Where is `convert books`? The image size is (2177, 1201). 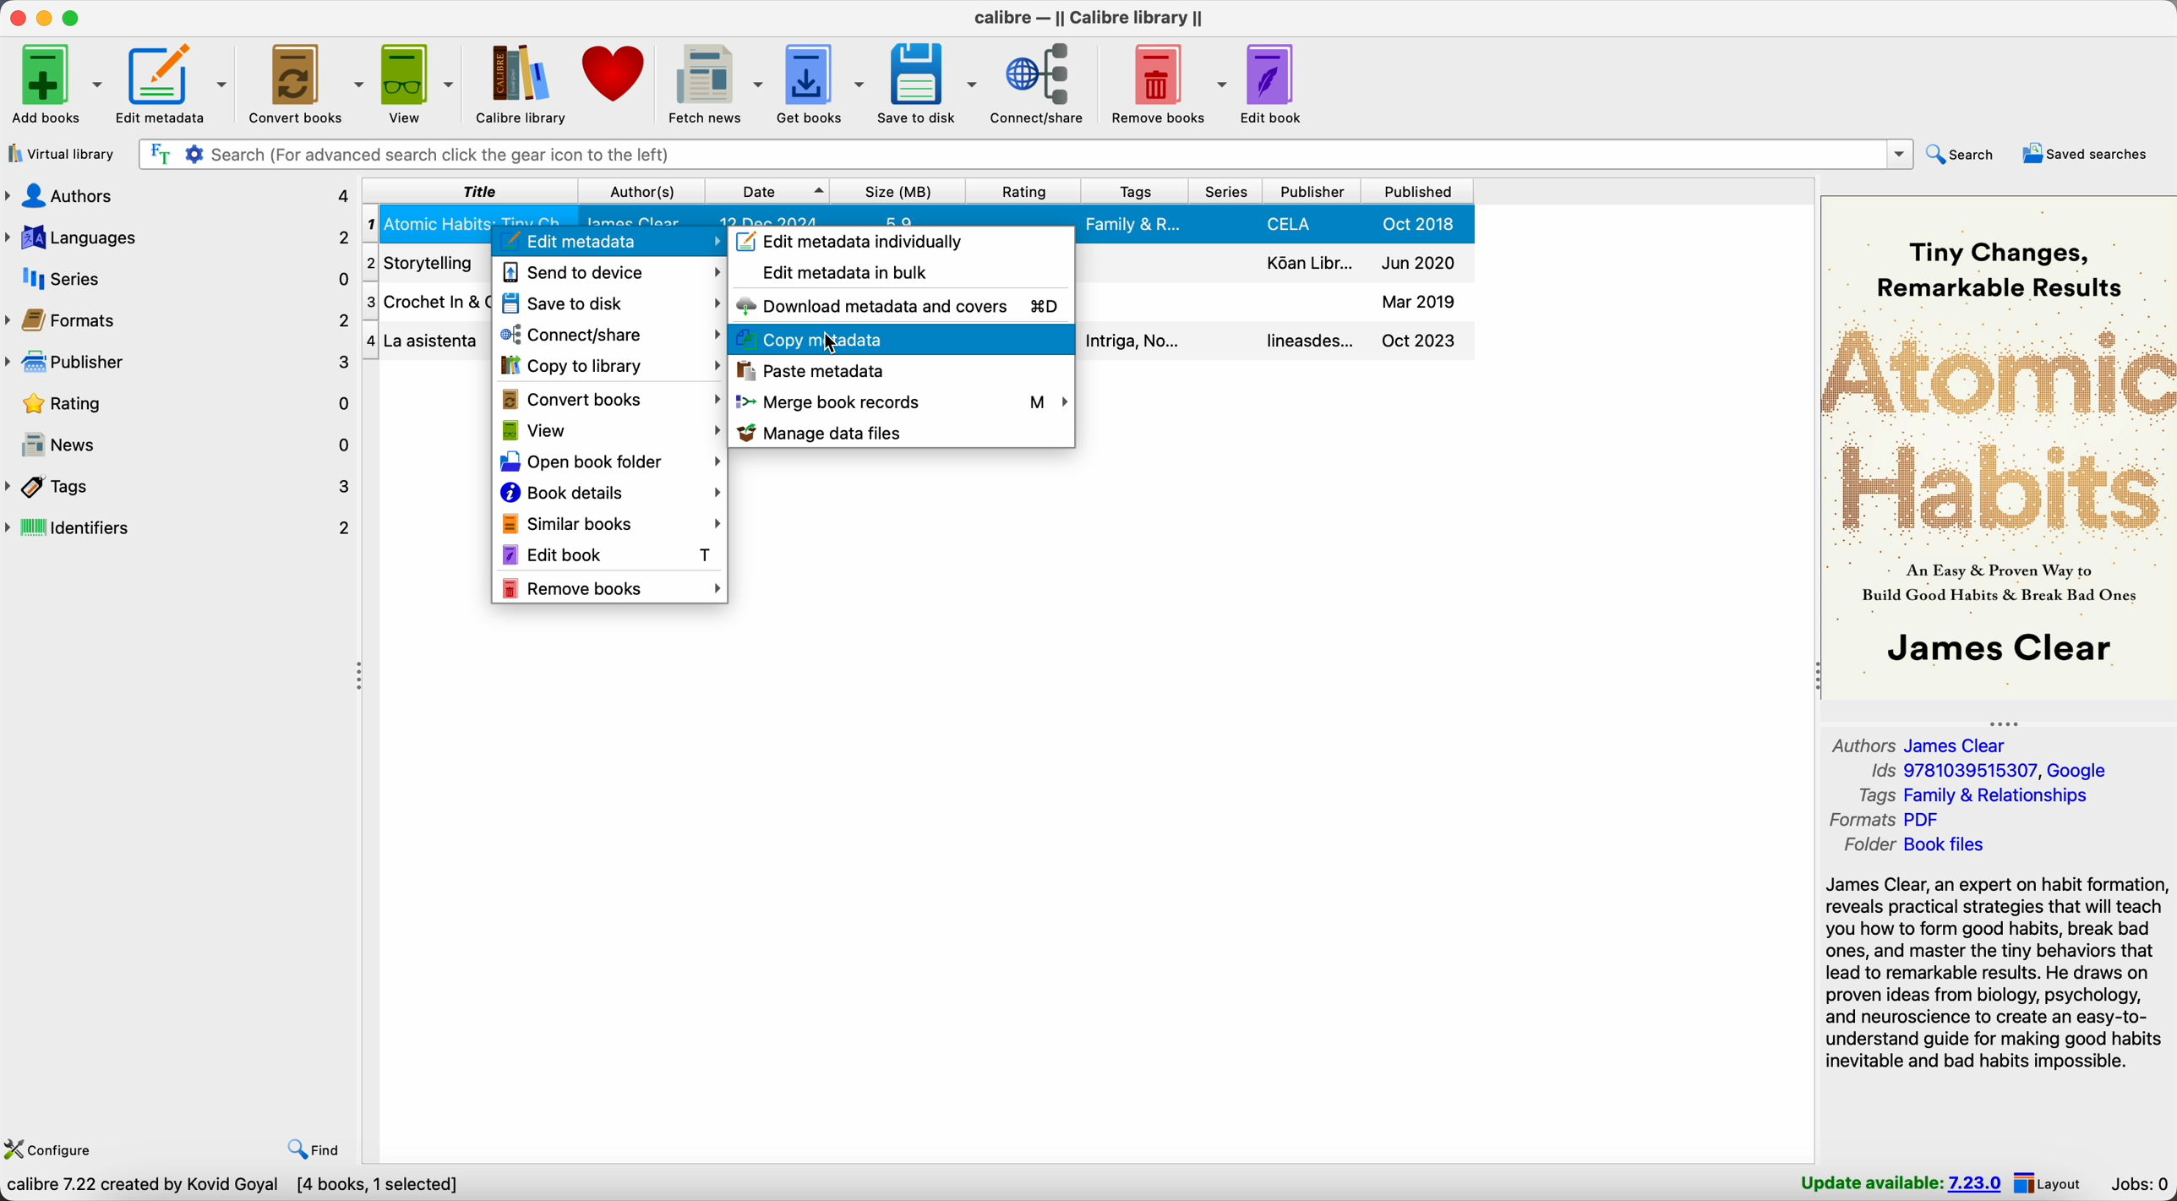 convert books is located at coordinates (308, 83).